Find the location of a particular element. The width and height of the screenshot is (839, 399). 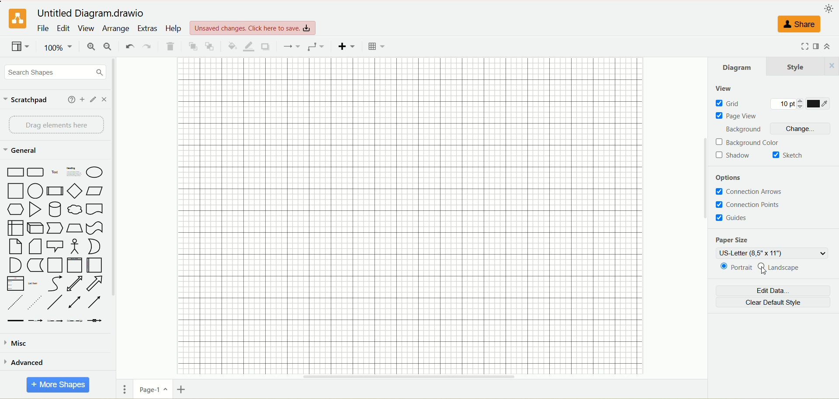

pages is located at coordinates (126, 391).